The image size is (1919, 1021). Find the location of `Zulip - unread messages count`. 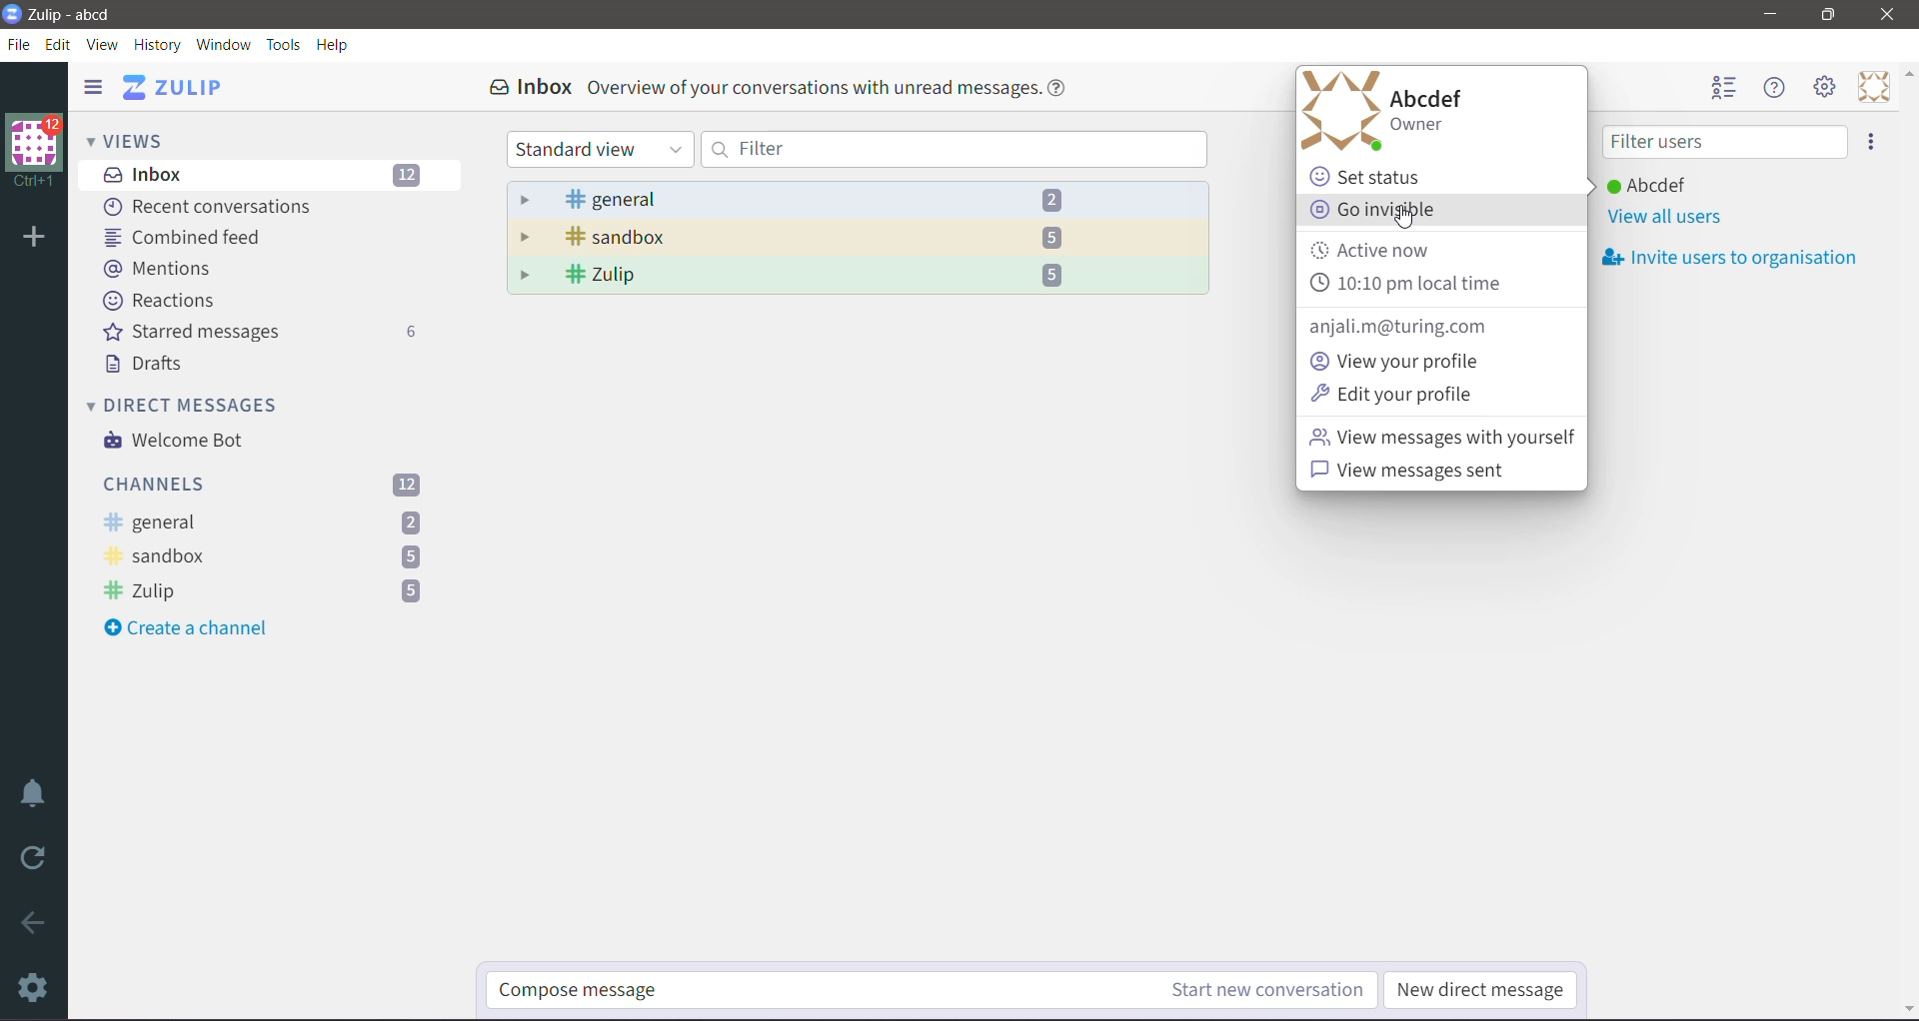

Zulip - unread messages count is located at coordinates (266, 590).